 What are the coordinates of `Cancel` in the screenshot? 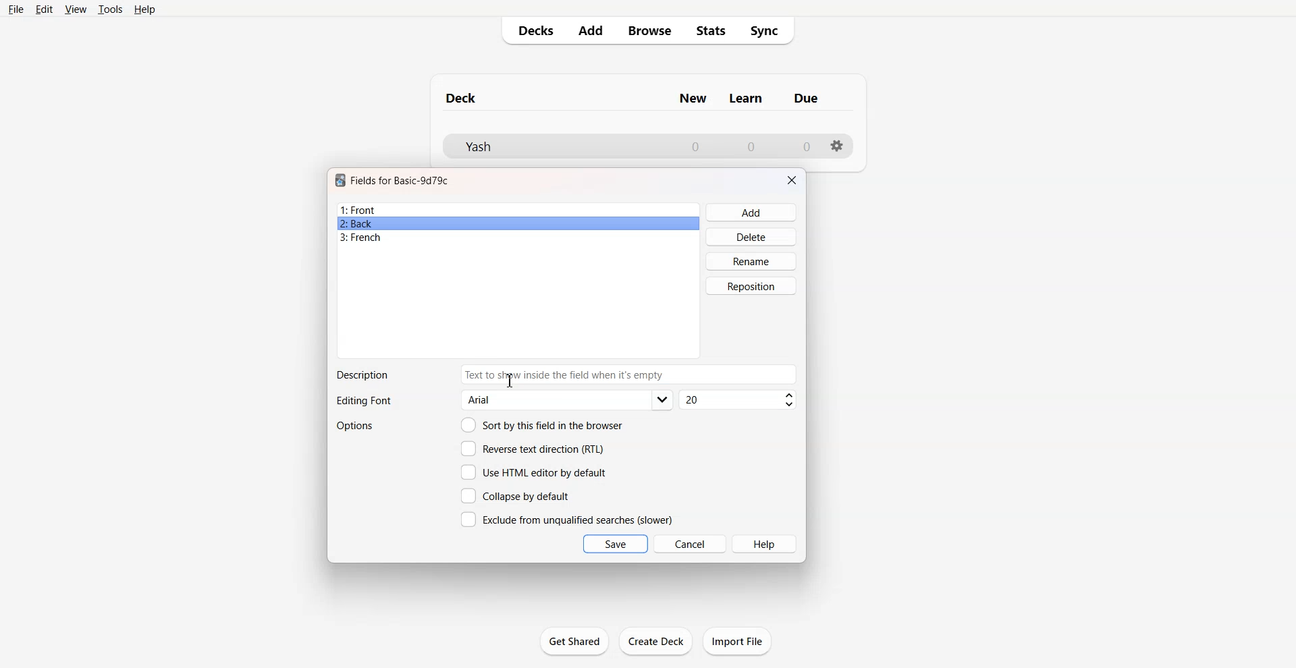 It's located at (691, 543).